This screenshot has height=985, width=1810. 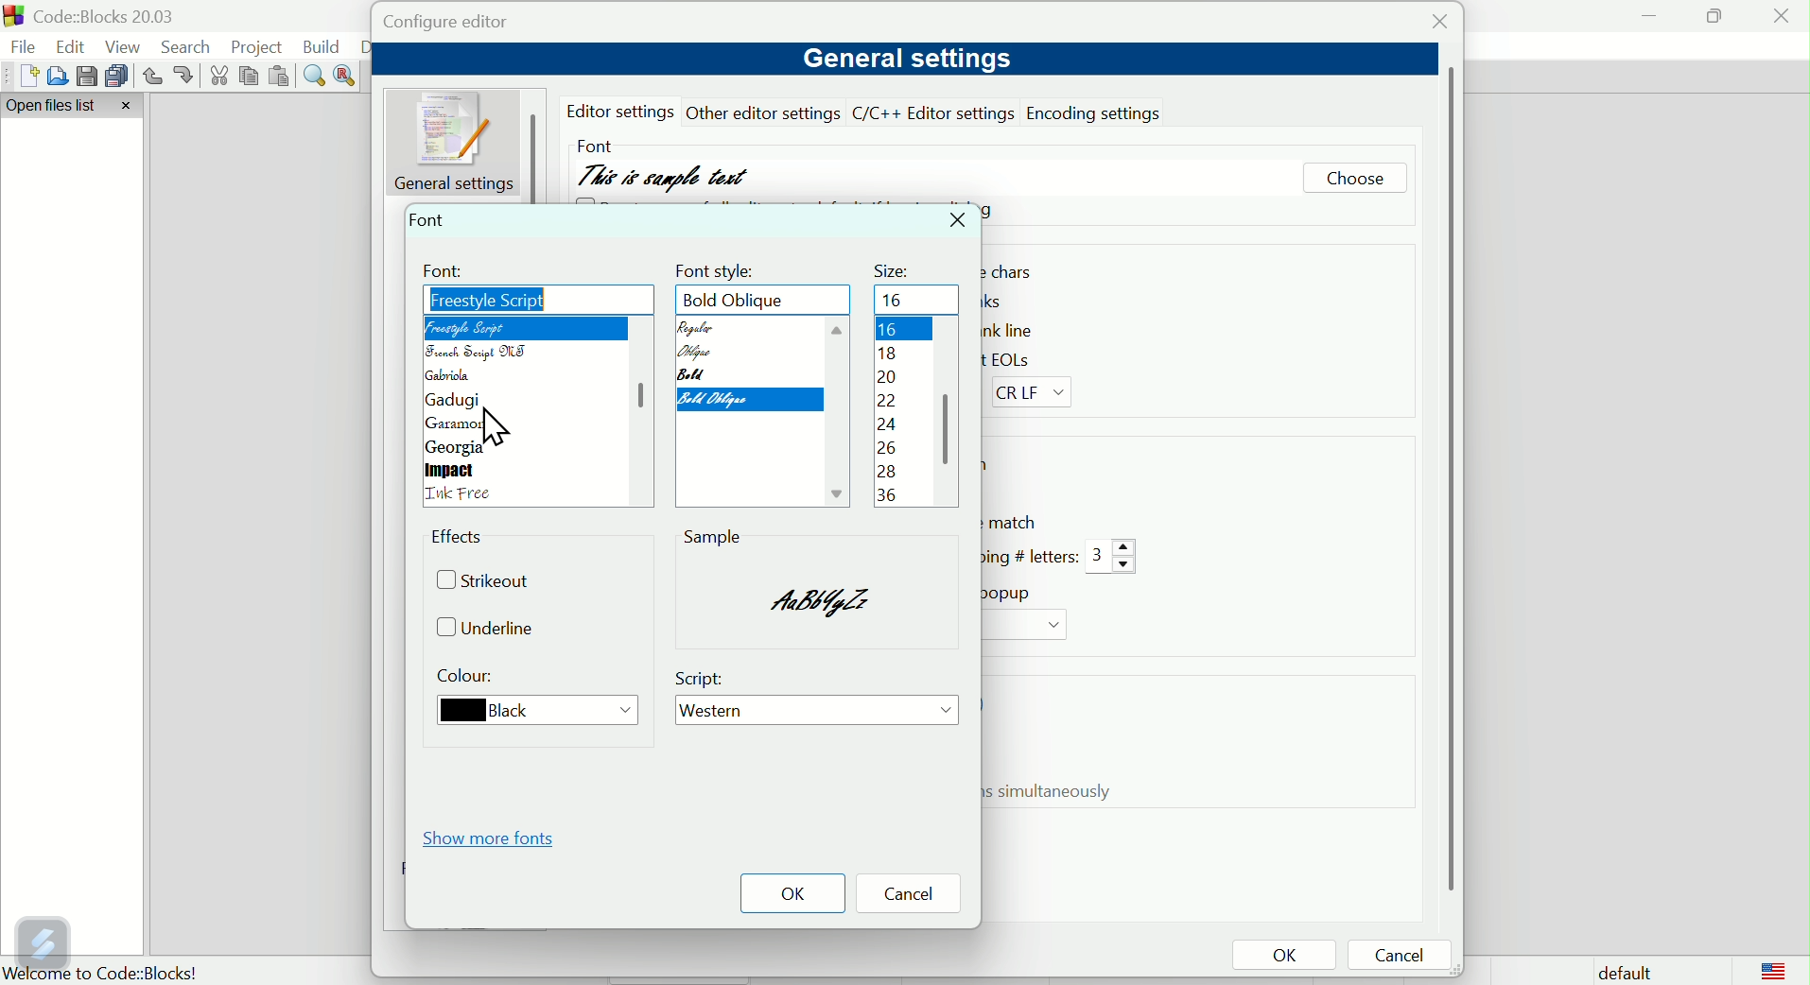 I want to click on 24, so click(x=885, y=427).